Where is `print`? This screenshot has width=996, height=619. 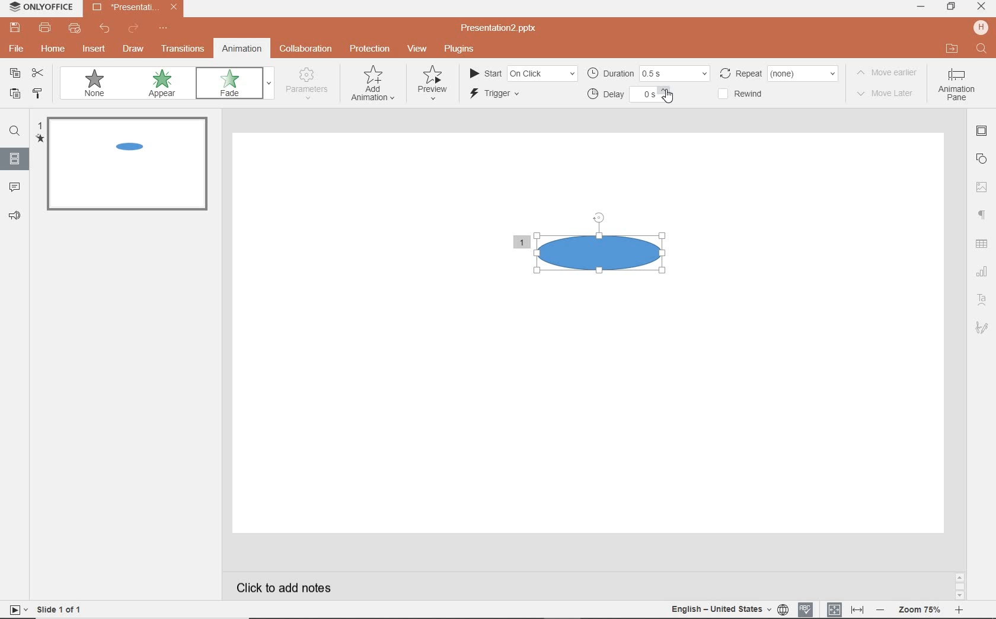
print is located at coordinates (47, 28).